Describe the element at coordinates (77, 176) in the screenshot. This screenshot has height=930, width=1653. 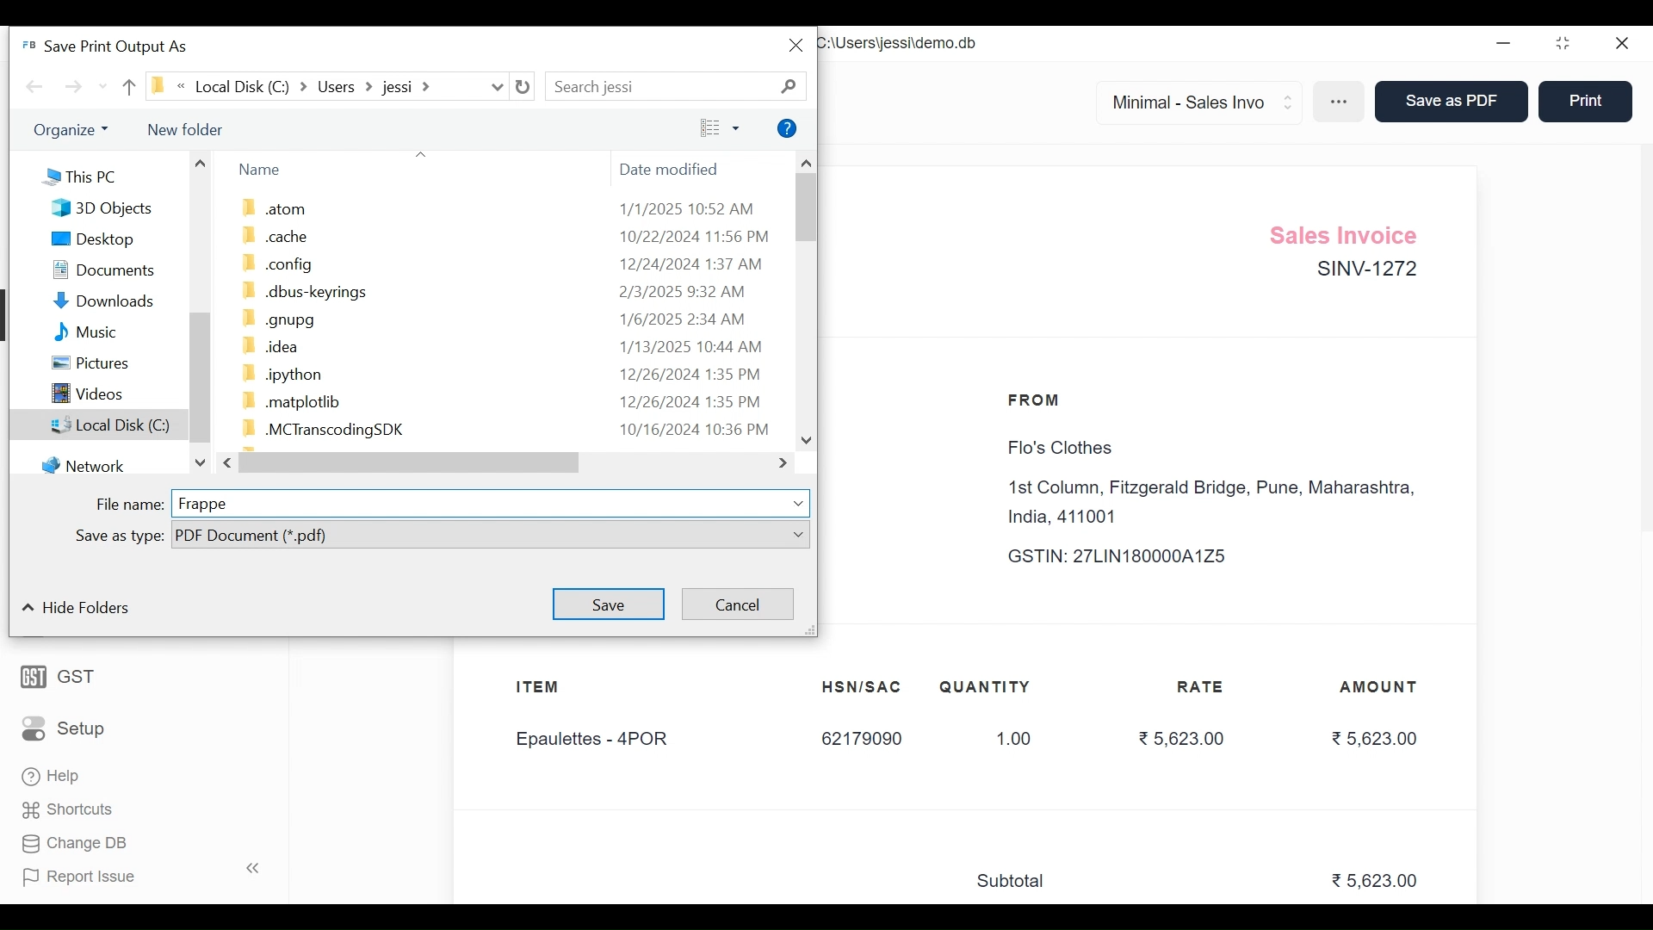
I see `This PC` at that location.